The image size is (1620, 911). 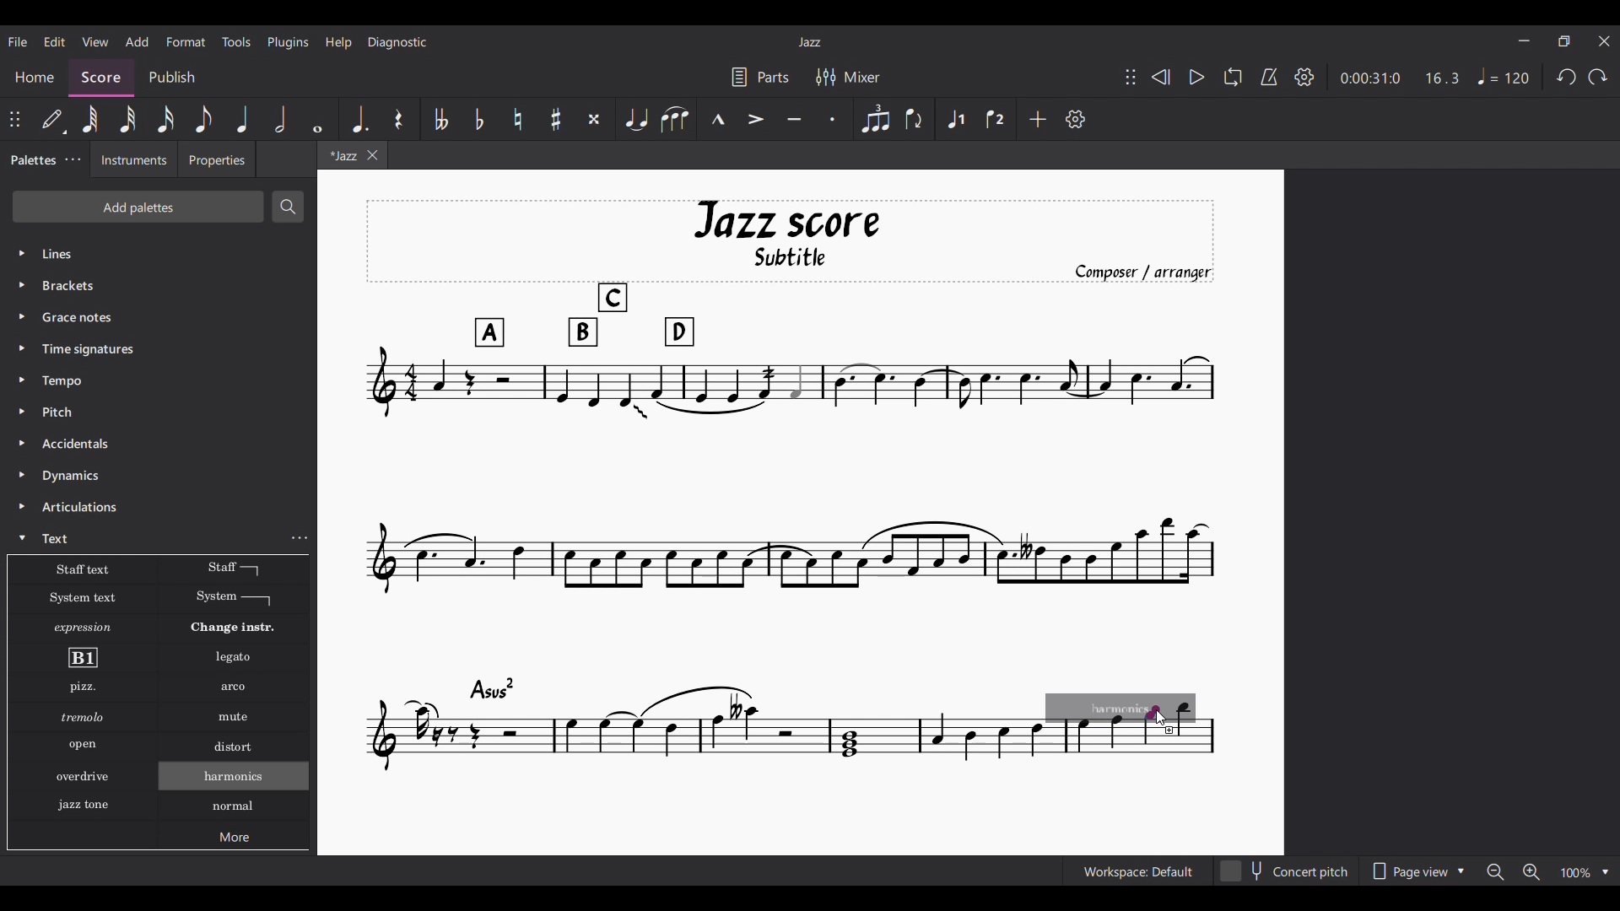 What do you see at coordinates (761, 77) in the screenshot?
I see `Parts settings` at bounding box center [761, 77].